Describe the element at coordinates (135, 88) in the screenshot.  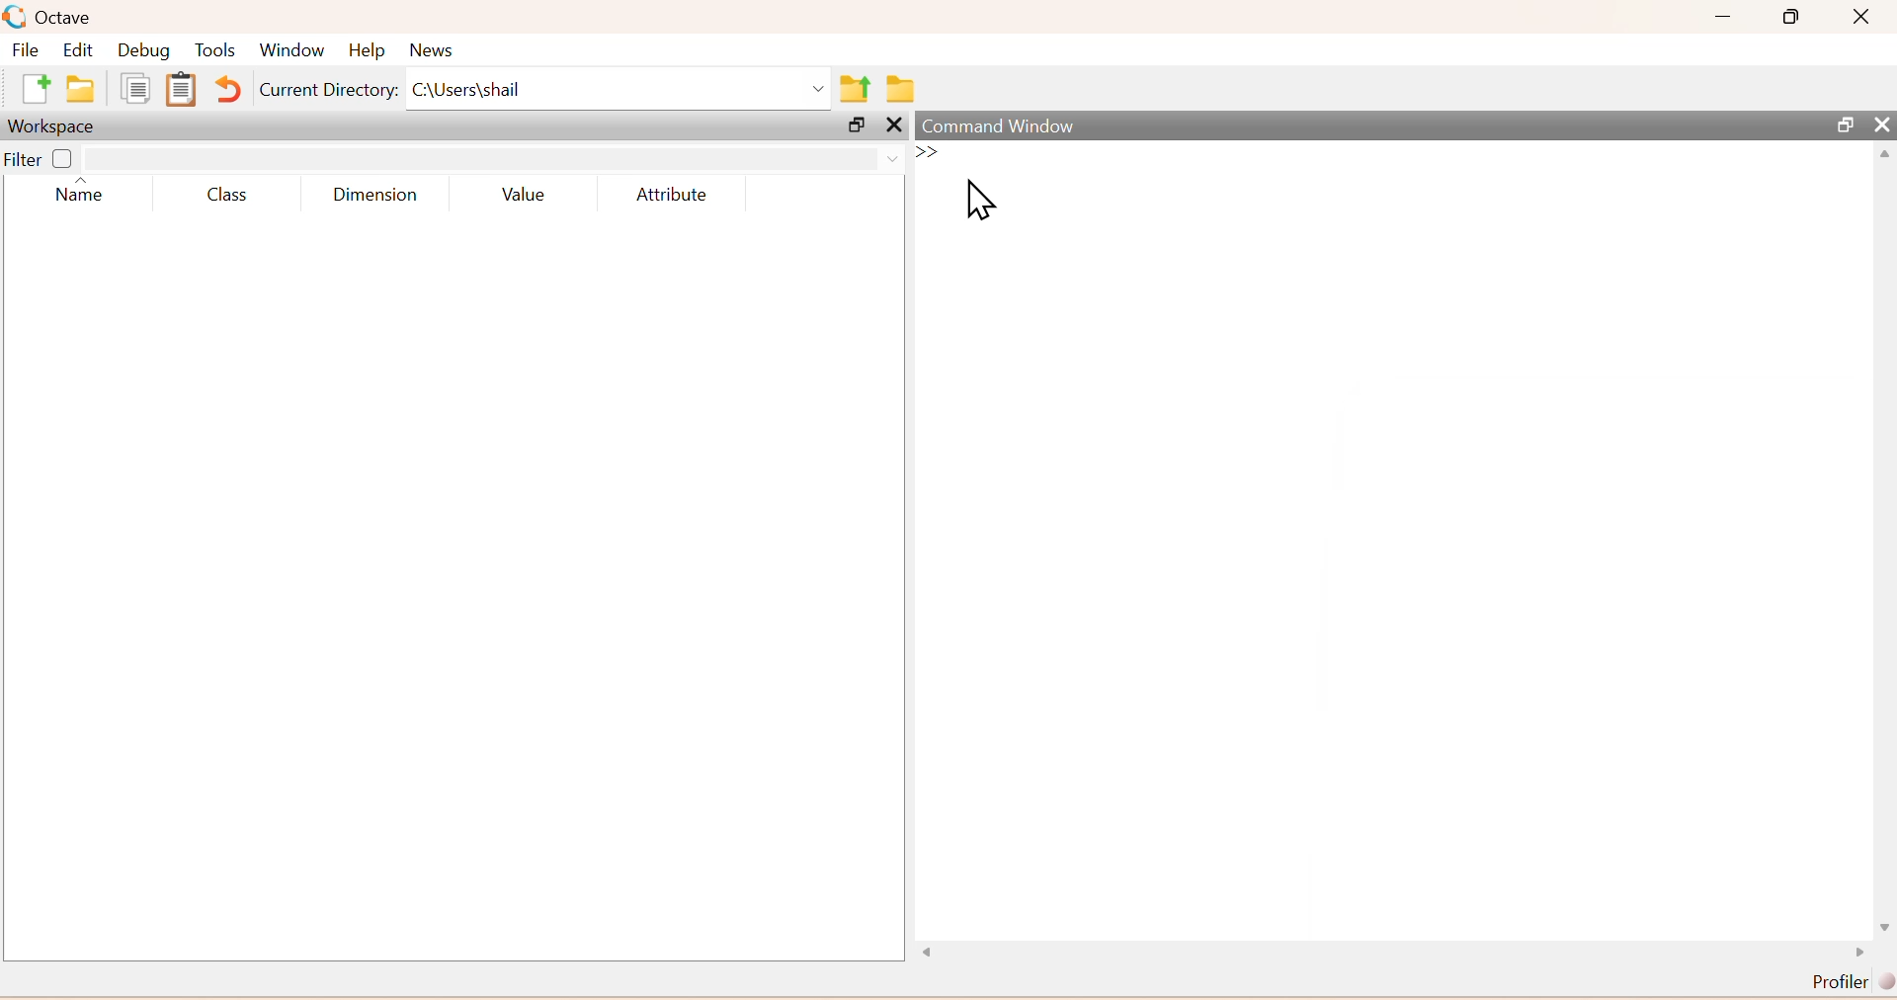
I see `copy` at that location.